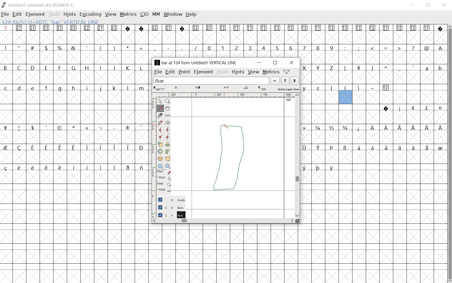 The image size is (452, 283). What do you see at coordinates (373, 156) in the screenshot?
I see `empty cells` at bounding box center [373, 156].